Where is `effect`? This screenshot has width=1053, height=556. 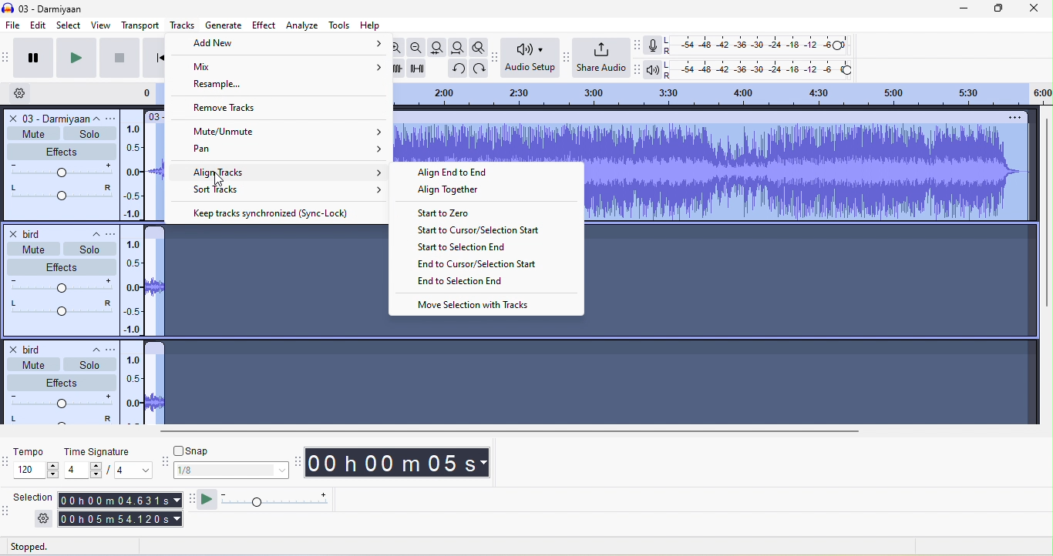
effect is located at coordinates (60, 151).